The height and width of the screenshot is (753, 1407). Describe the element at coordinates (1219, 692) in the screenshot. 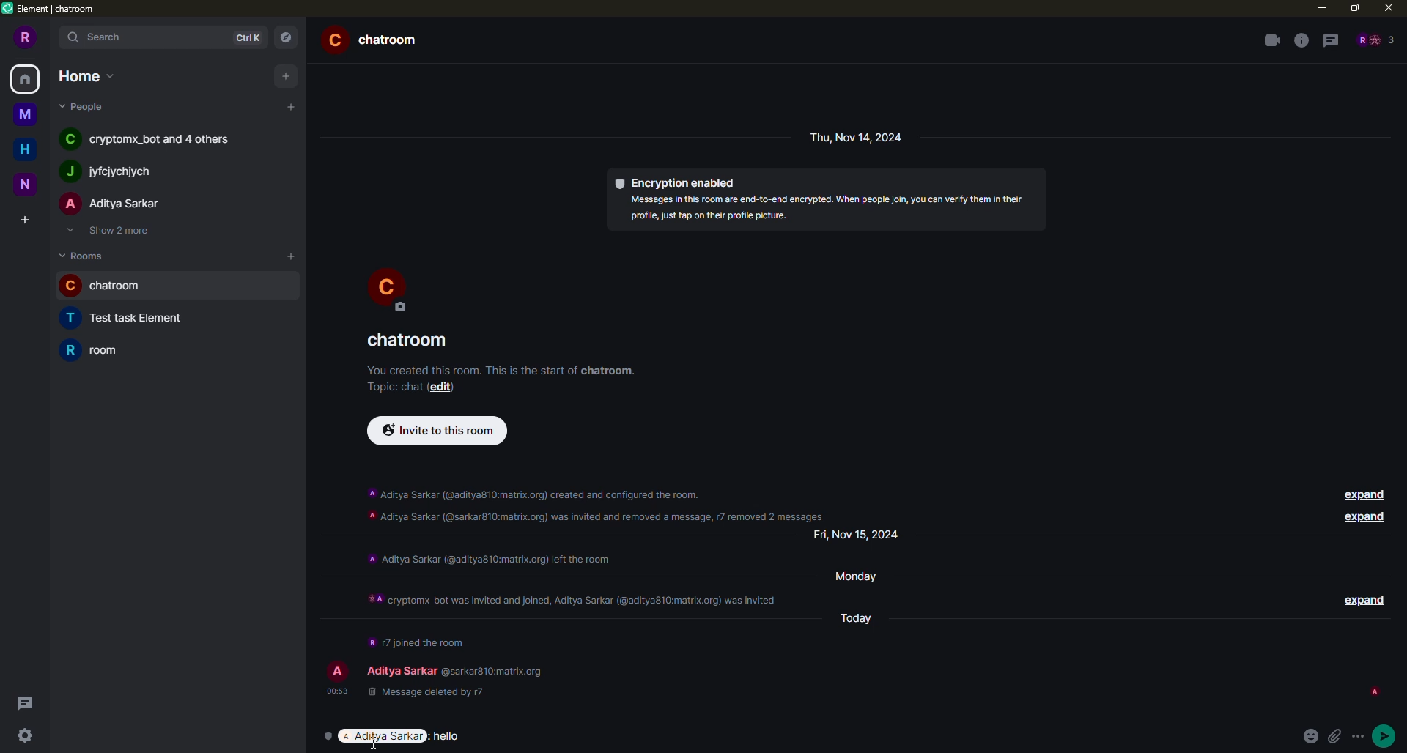

I see `id` at that location.